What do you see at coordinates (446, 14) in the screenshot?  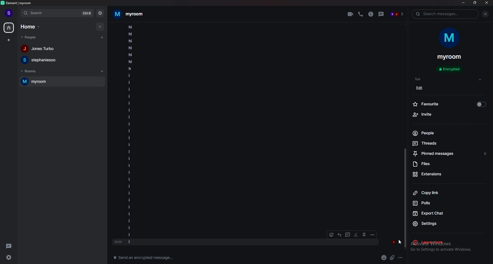 I see `search messages...` at bounding box center [446, 14].